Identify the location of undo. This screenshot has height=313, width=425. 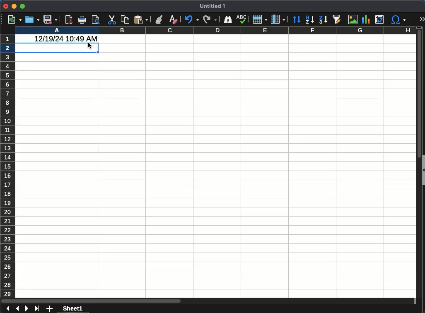
(192, 20).